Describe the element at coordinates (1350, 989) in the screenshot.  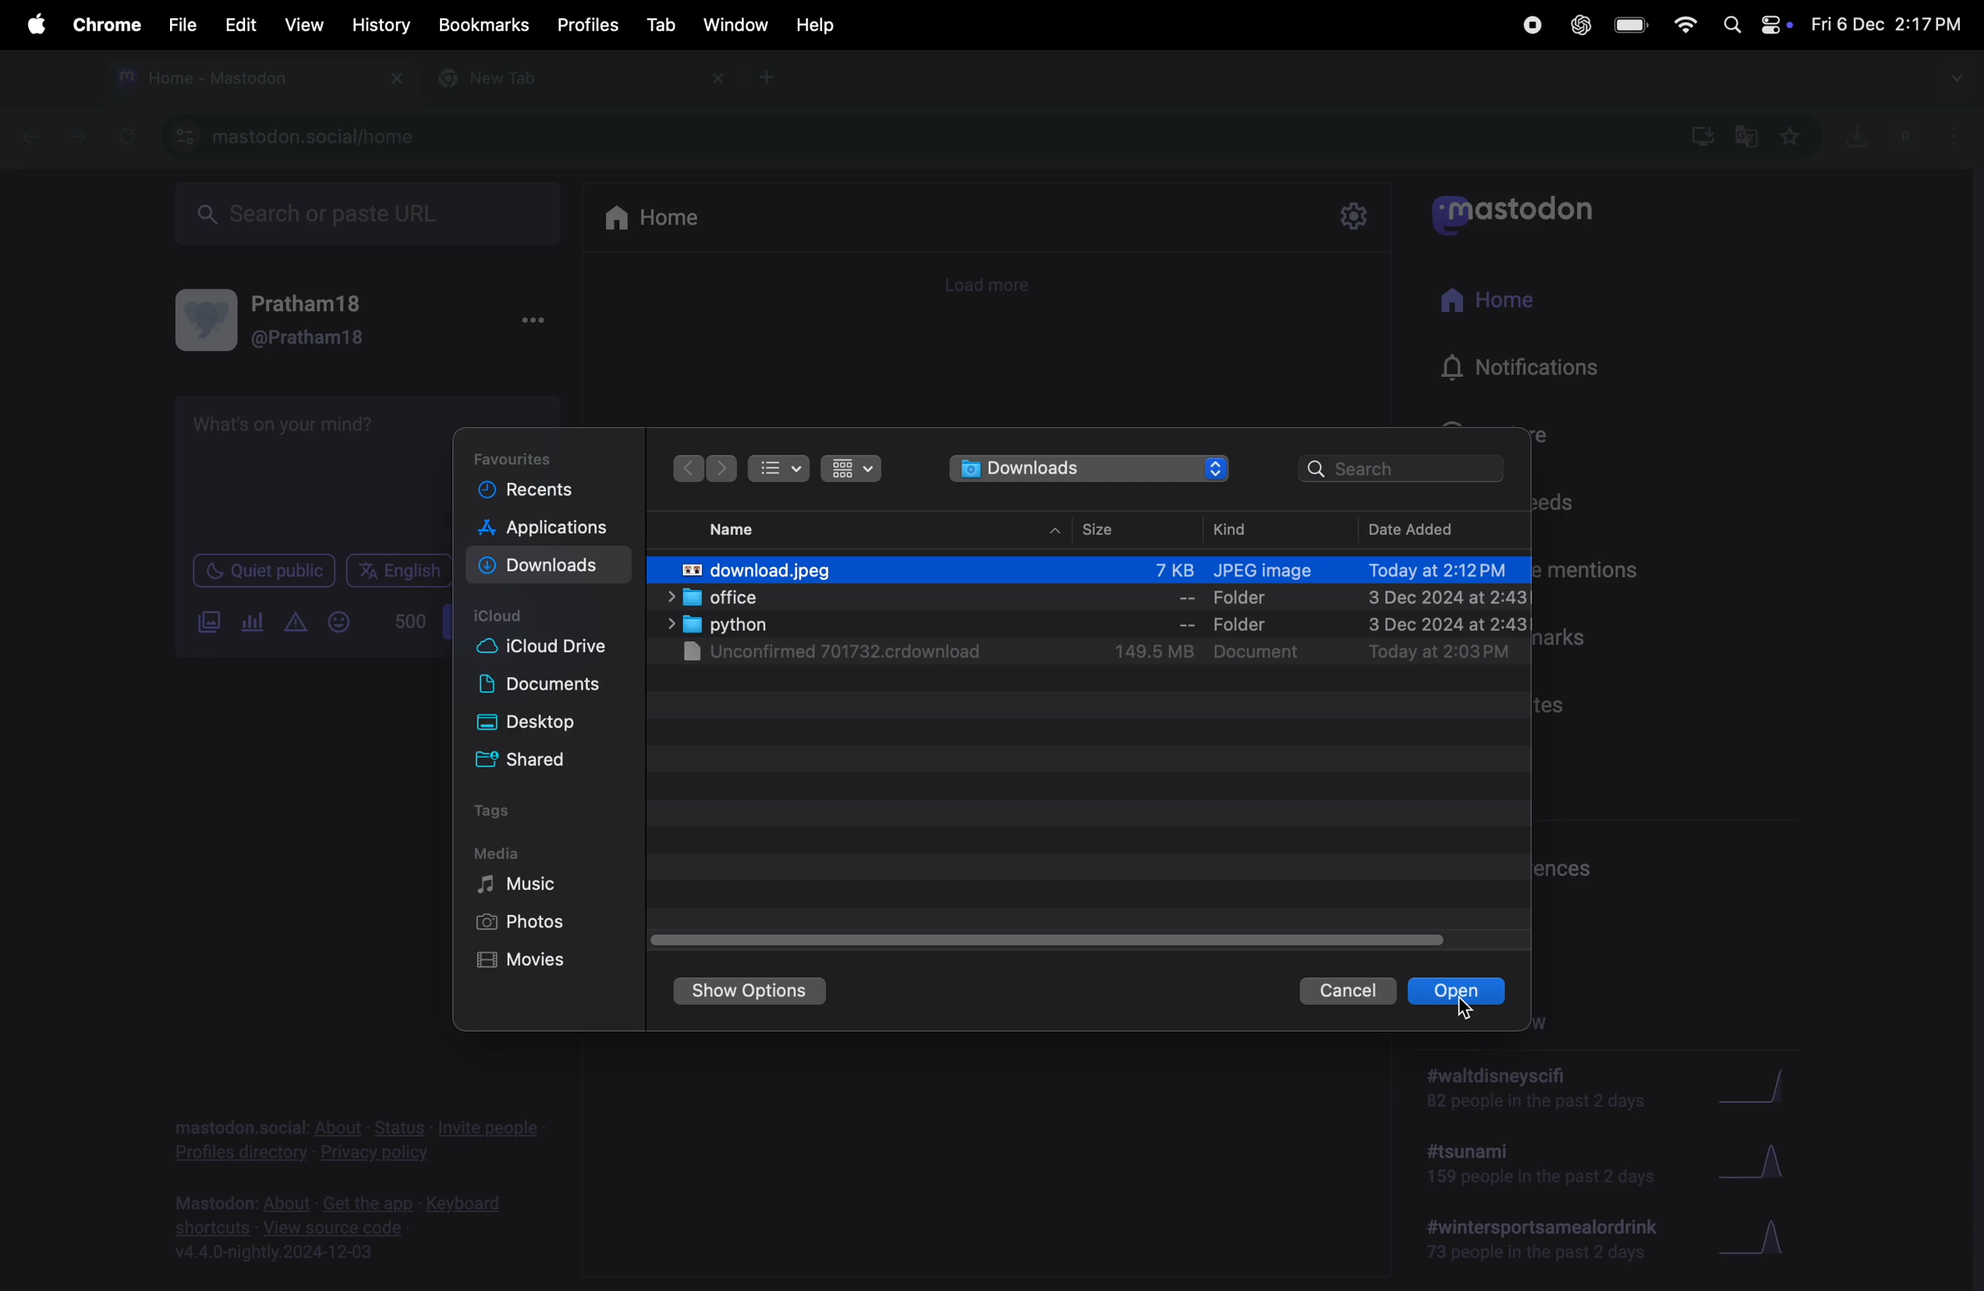
I see `cancel` at that location.